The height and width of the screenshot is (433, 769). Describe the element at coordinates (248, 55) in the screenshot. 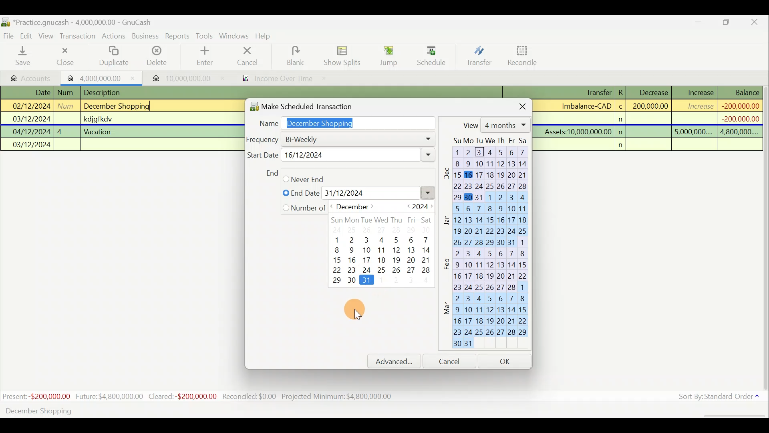

I see `Cancel` at that location.